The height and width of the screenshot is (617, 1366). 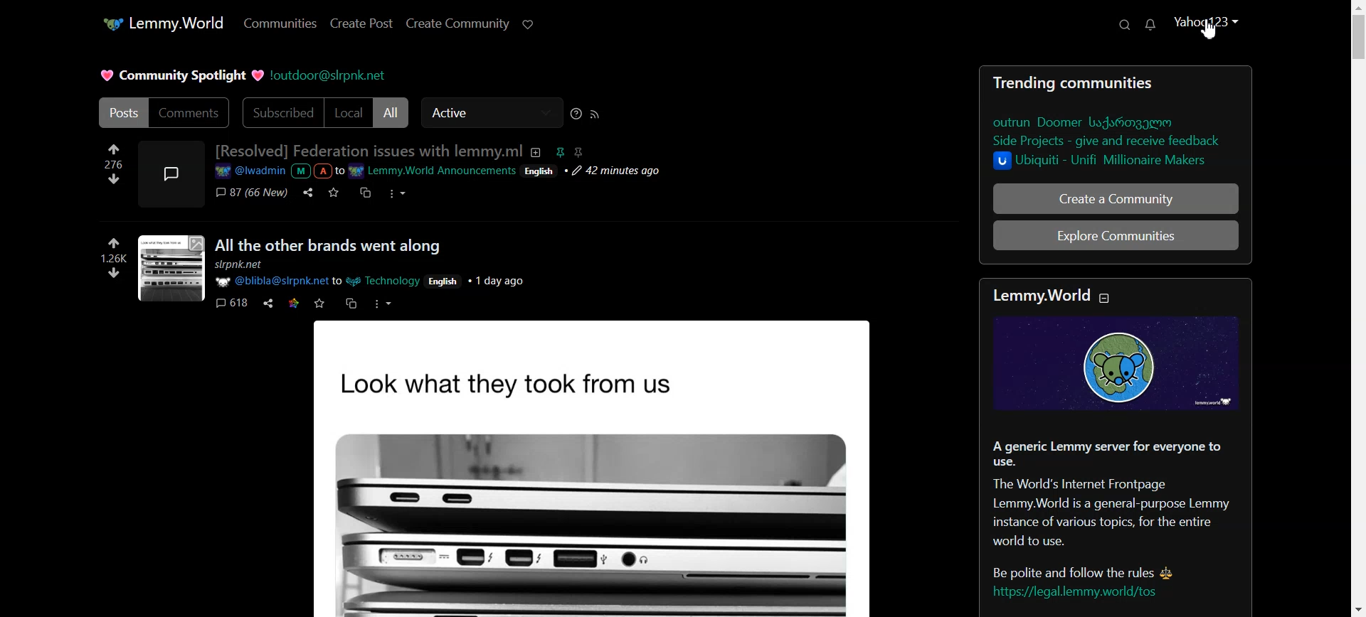 What do you see at coordinates (558, 151) in the screenshot?
I see `pinned post` at bounding box center [558, 151].